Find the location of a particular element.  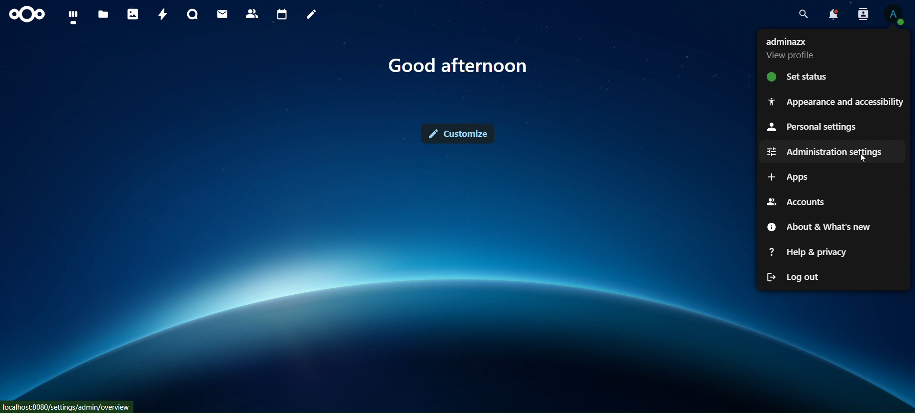

activity is located at coordinates (162, 16).